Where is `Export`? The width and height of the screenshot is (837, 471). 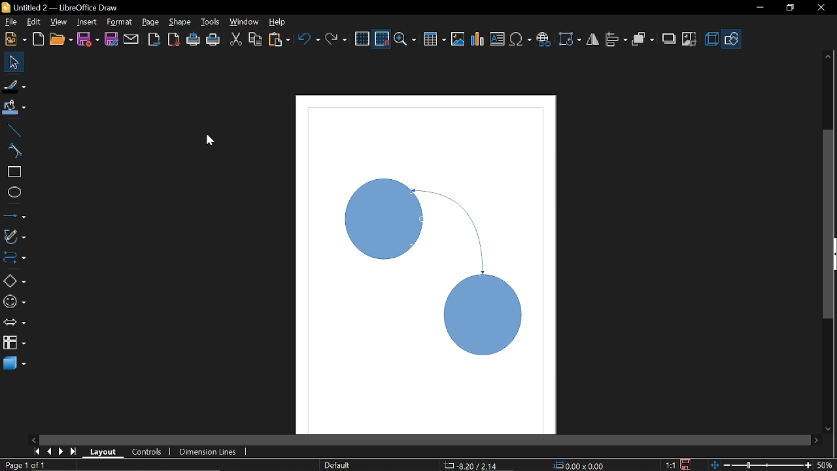 Export is located at coordinates (155, 39).